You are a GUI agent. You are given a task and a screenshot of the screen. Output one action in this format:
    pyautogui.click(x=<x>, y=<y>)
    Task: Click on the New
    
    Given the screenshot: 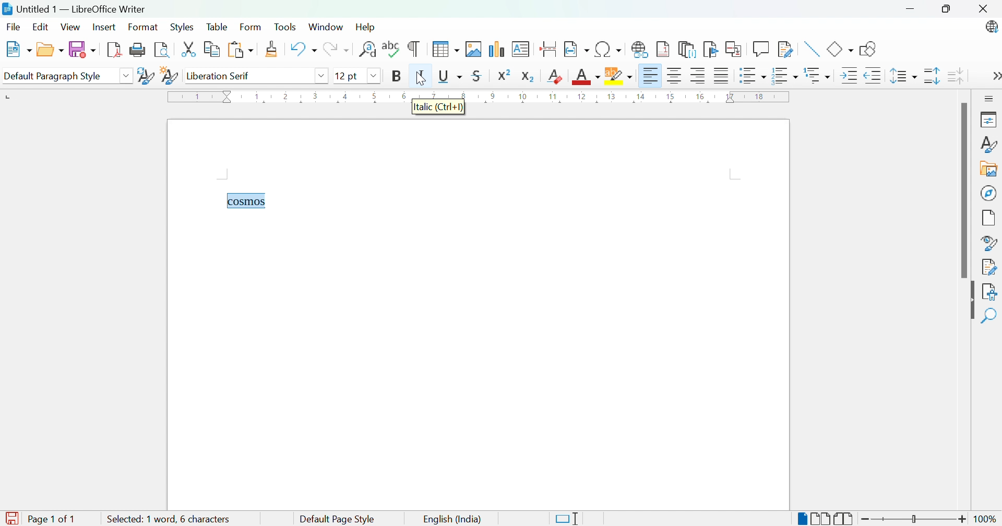 What is the action you would take?
    pyautogui.click(x=20, y=49)
    